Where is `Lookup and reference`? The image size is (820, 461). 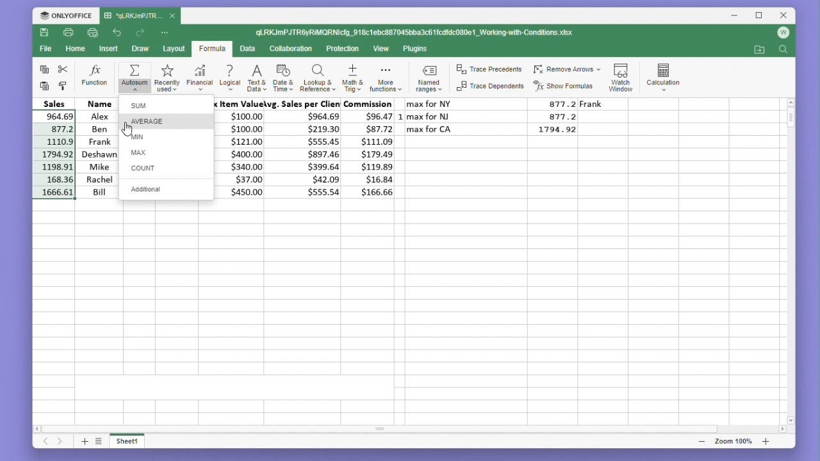
Lookup and reference is located at coordinates (318, 77).